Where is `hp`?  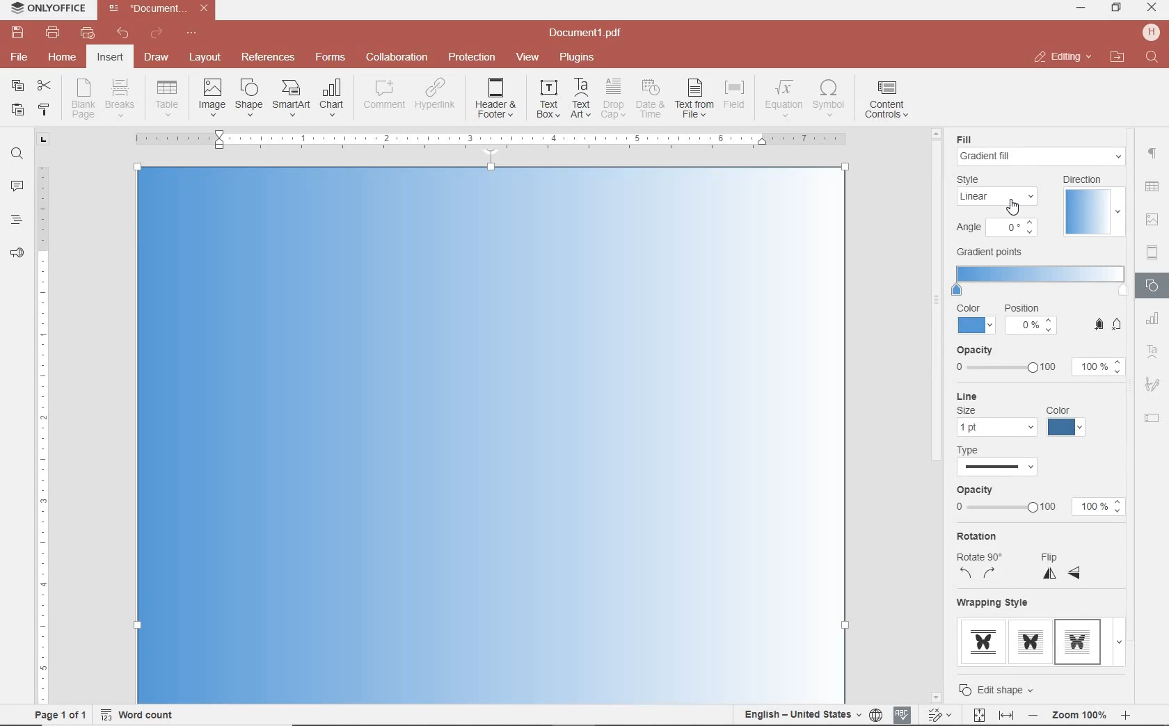 hp is located at coordinates (1154, 32).